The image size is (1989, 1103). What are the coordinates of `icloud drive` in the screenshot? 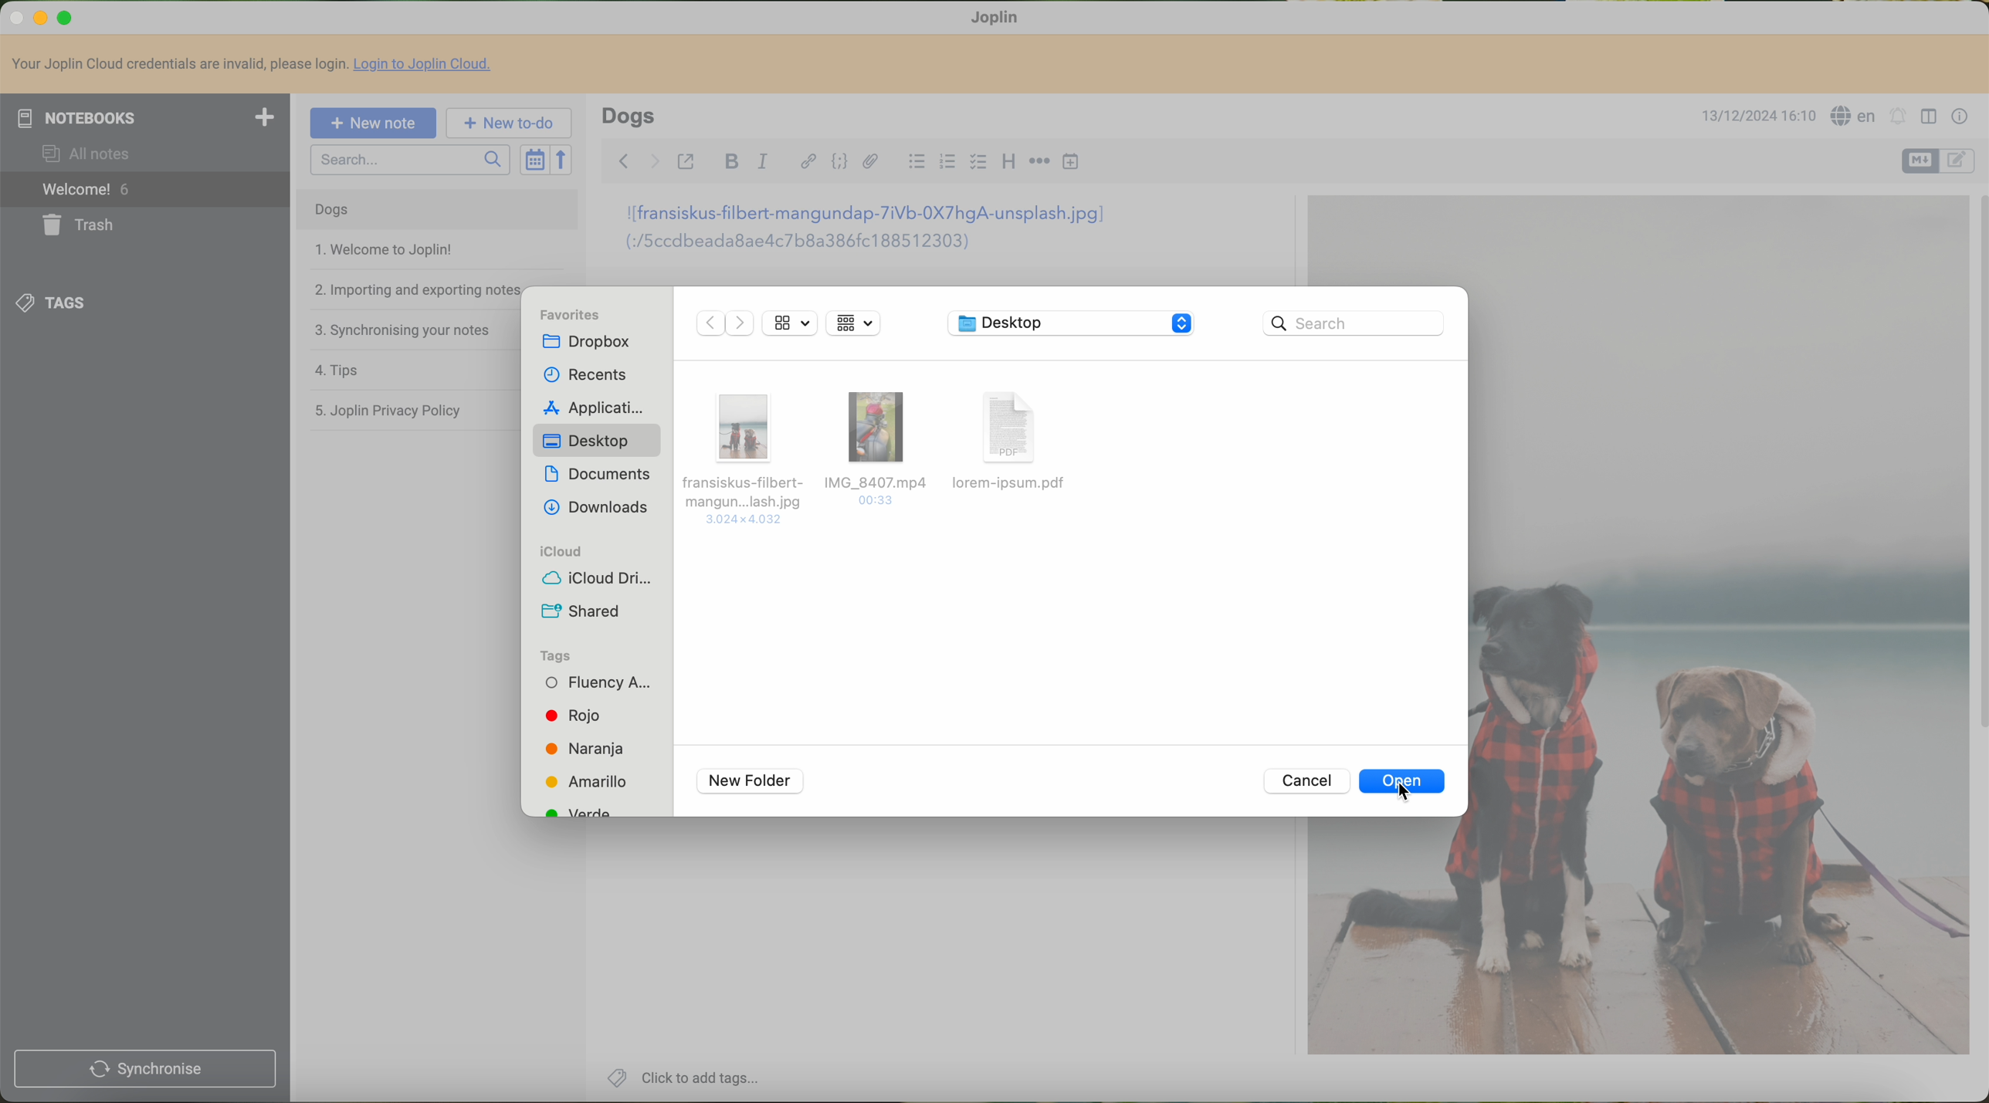 It's located at (598, 581).